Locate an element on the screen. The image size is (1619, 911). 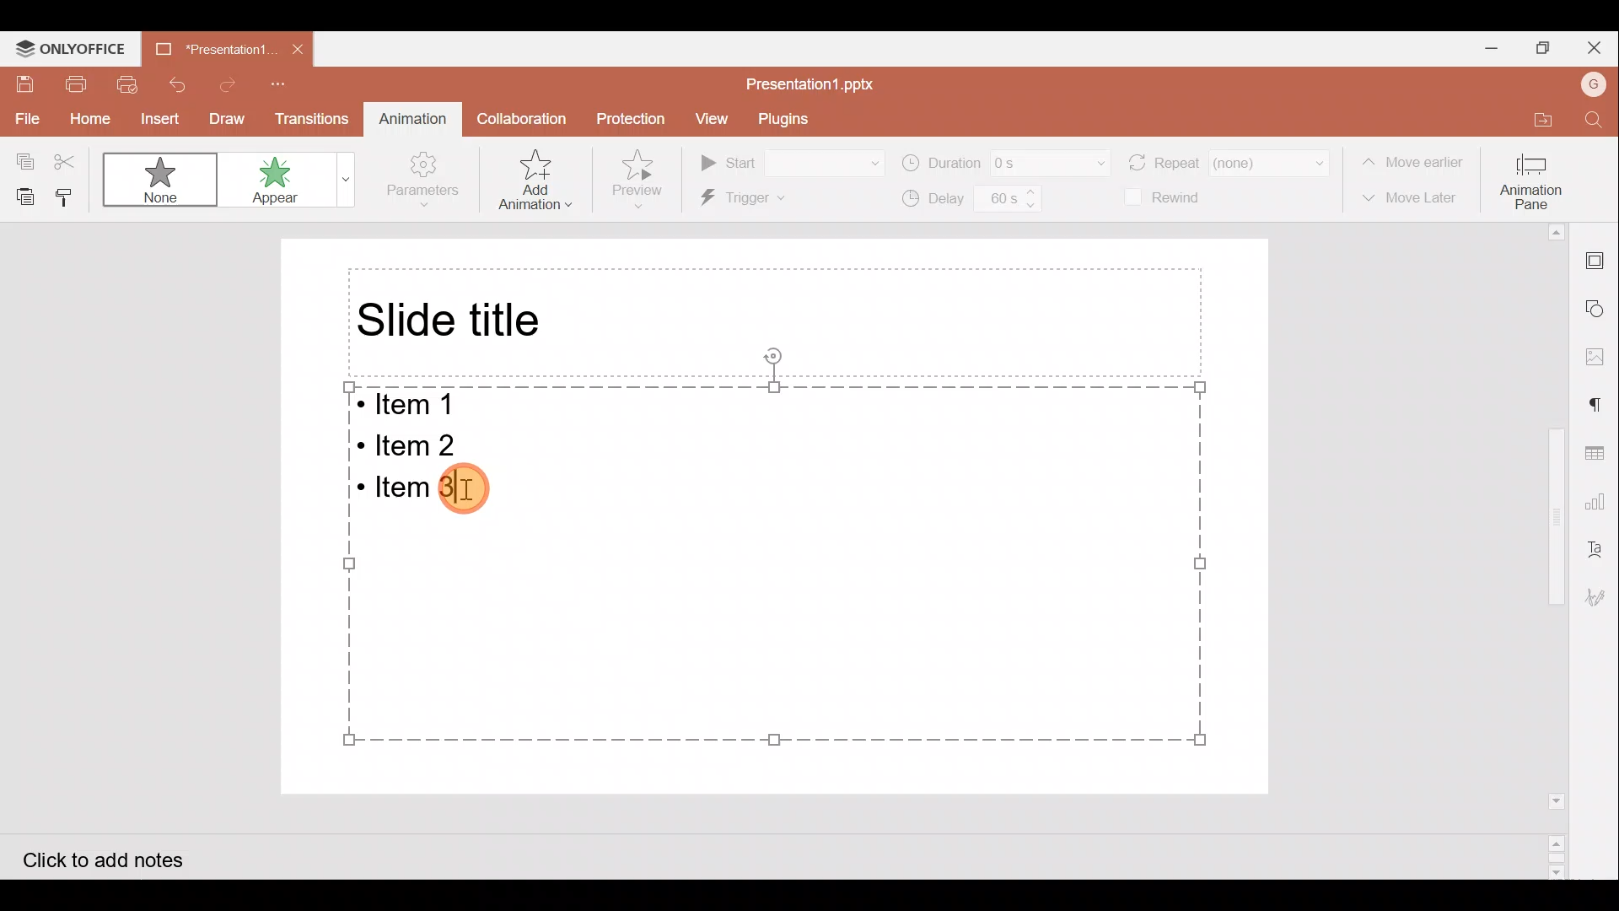
Preview is located at coordinates (644, 179).